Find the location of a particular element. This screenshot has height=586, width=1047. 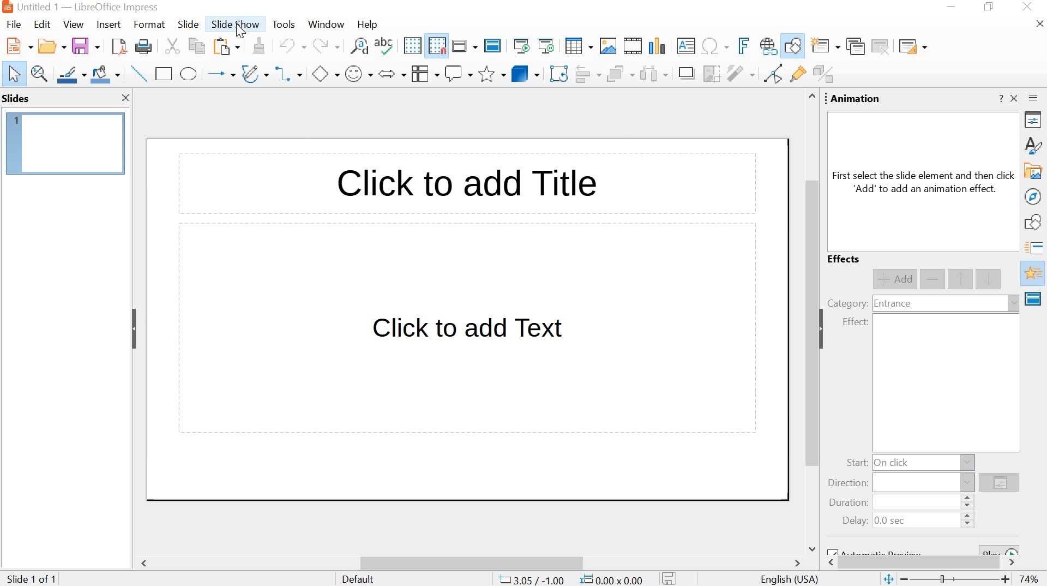

insert hyperlink is located at coordinates (767, 47).